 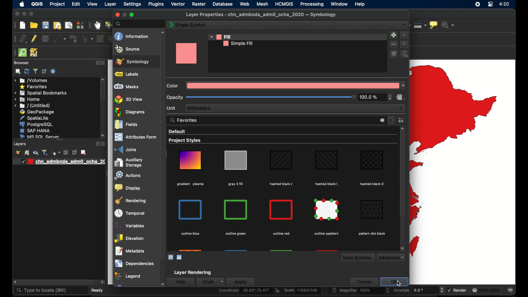 What do you see at coordinates (32, 80) in the screenshot?
I see `volumes menu` at bounding box center [32, 80].